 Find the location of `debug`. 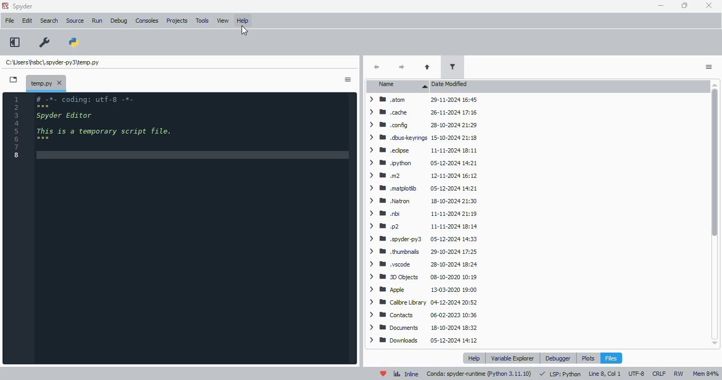

debug is located at coordinates (119, 21).